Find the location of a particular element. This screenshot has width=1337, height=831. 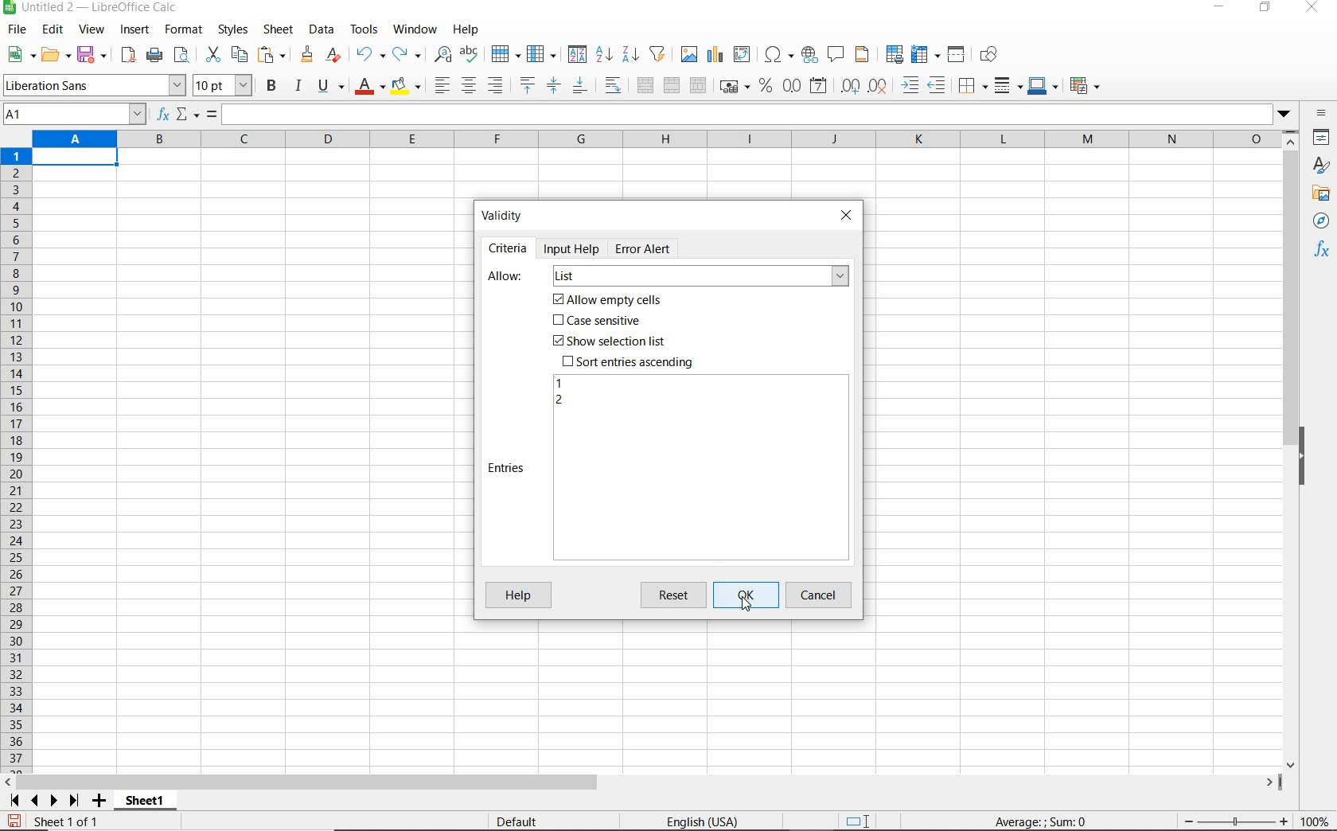

functions is located at coordinates (1324, 251).